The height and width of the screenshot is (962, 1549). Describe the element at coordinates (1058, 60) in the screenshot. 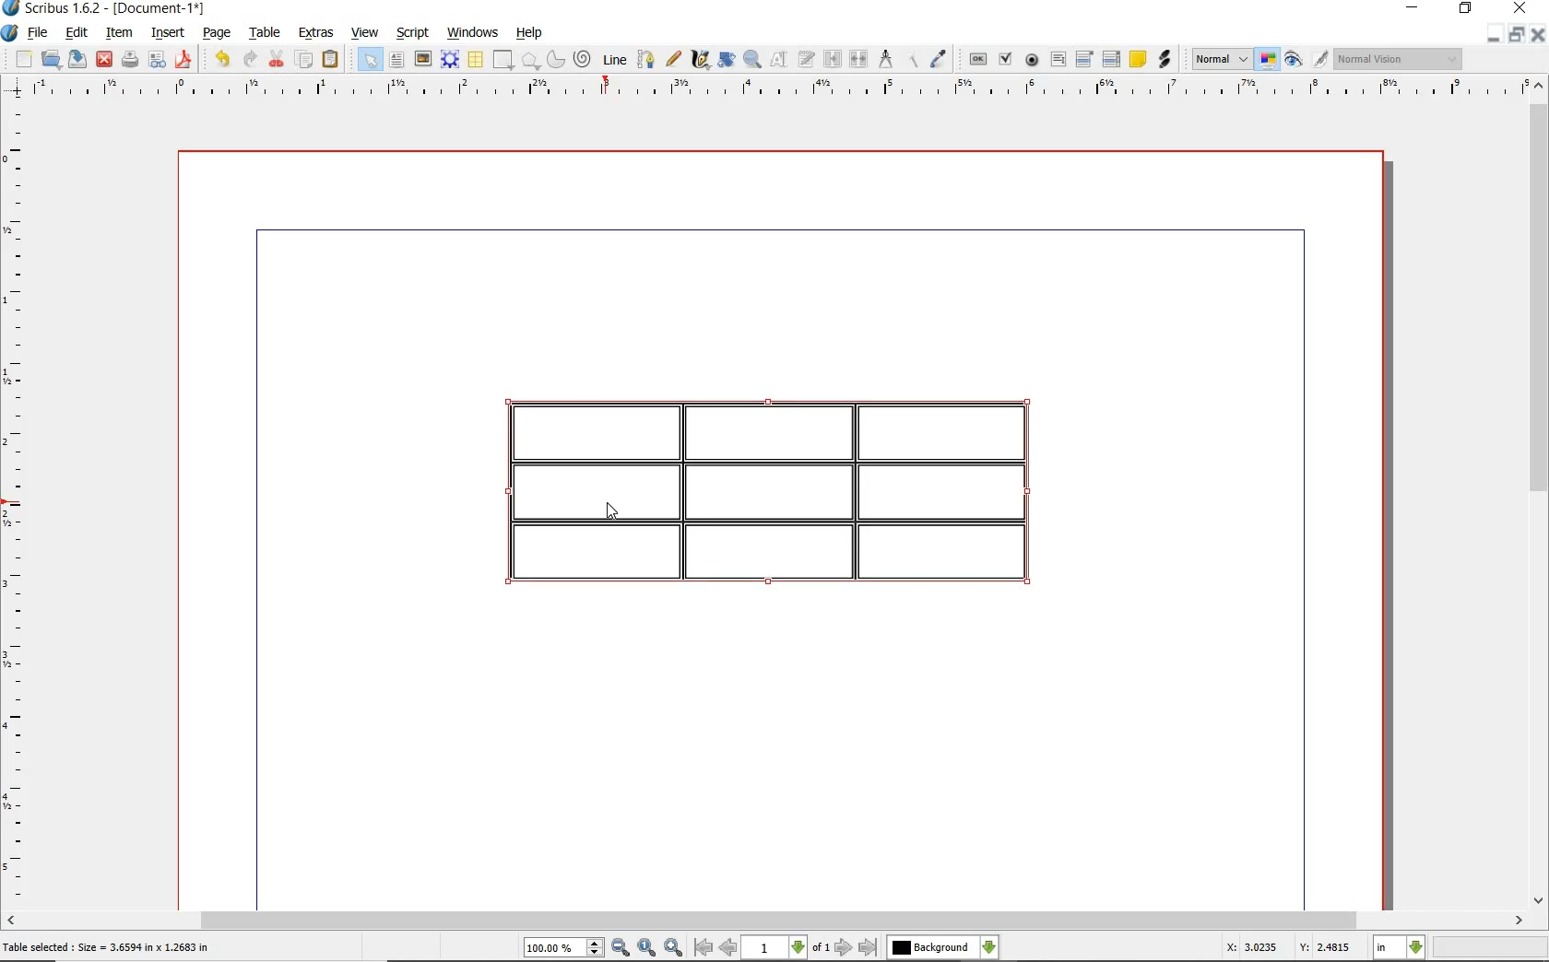

I see `pdf text field` at that location.